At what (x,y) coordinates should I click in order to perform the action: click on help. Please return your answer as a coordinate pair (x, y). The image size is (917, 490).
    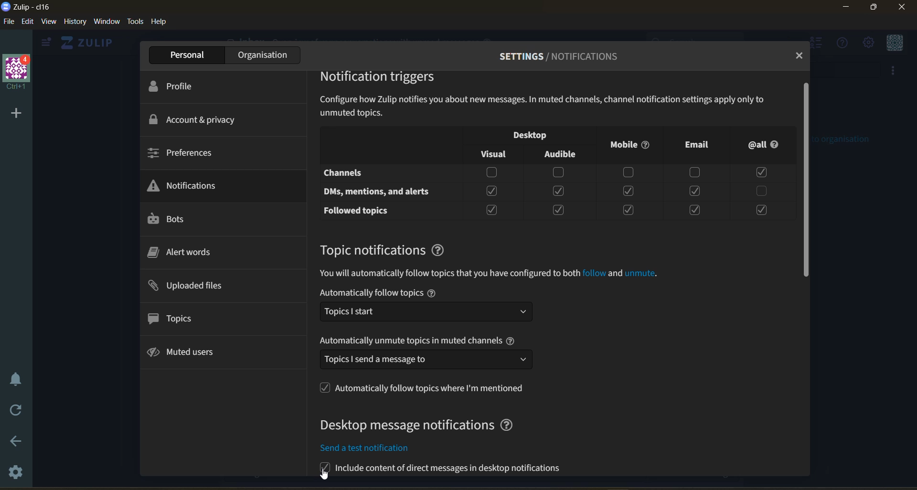
    Looking at the image, I should click on (160, 23).